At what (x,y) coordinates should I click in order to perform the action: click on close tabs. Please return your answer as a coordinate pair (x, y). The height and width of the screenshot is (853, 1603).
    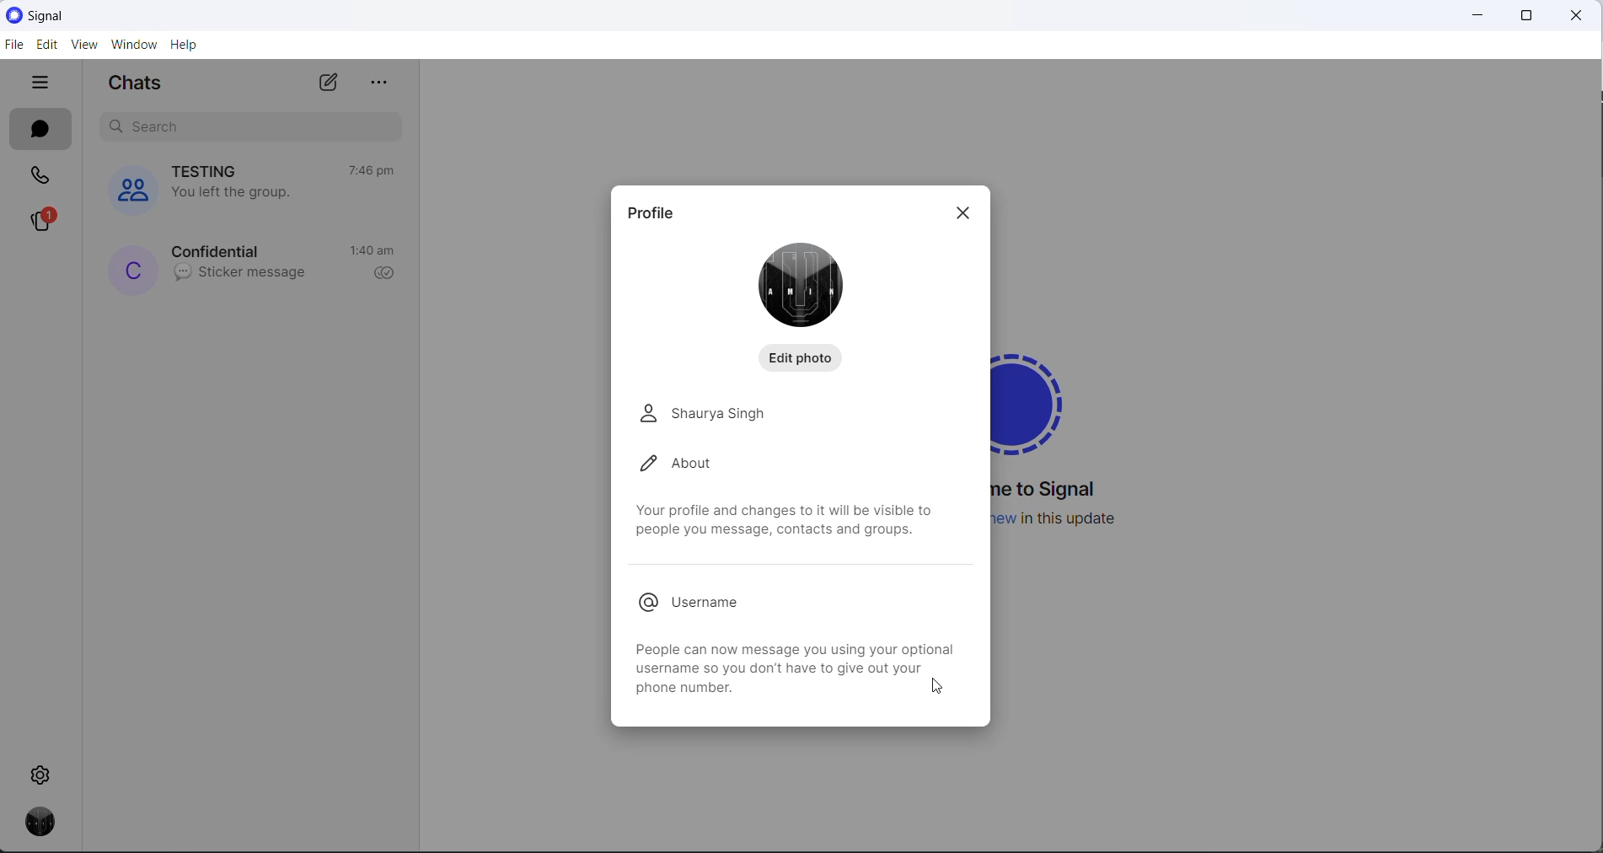
    Looking at the image, I should click on (44, 83).